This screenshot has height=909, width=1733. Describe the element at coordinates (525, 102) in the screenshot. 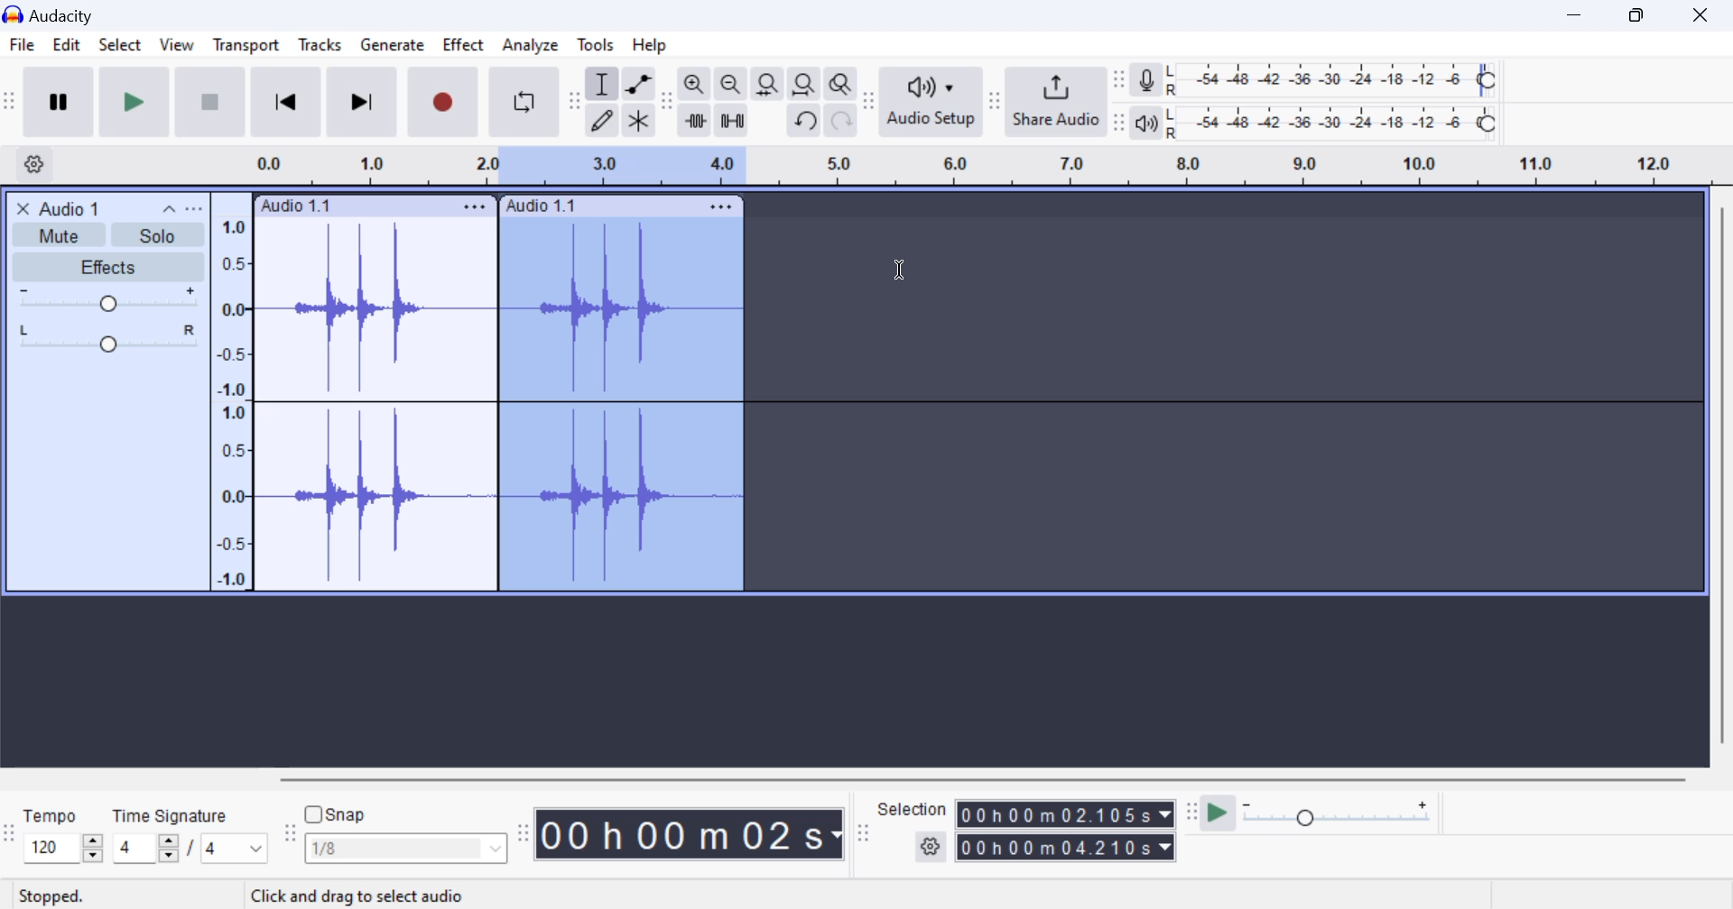

I see `Enable Looping` at that location.